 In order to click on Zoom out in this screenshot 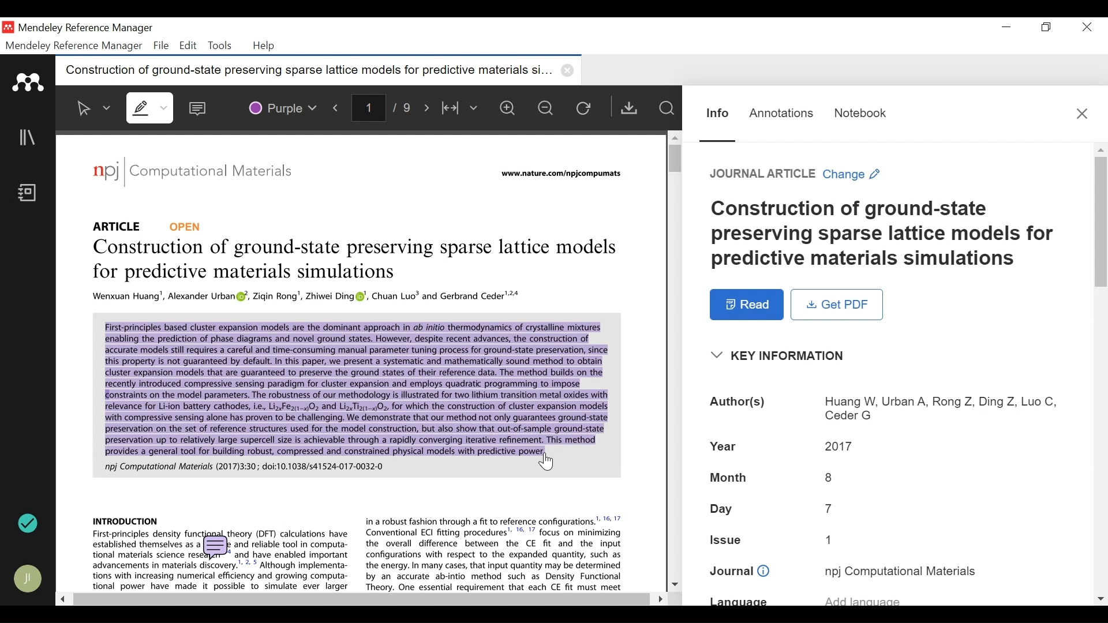, I will do `click(546, 107)`.